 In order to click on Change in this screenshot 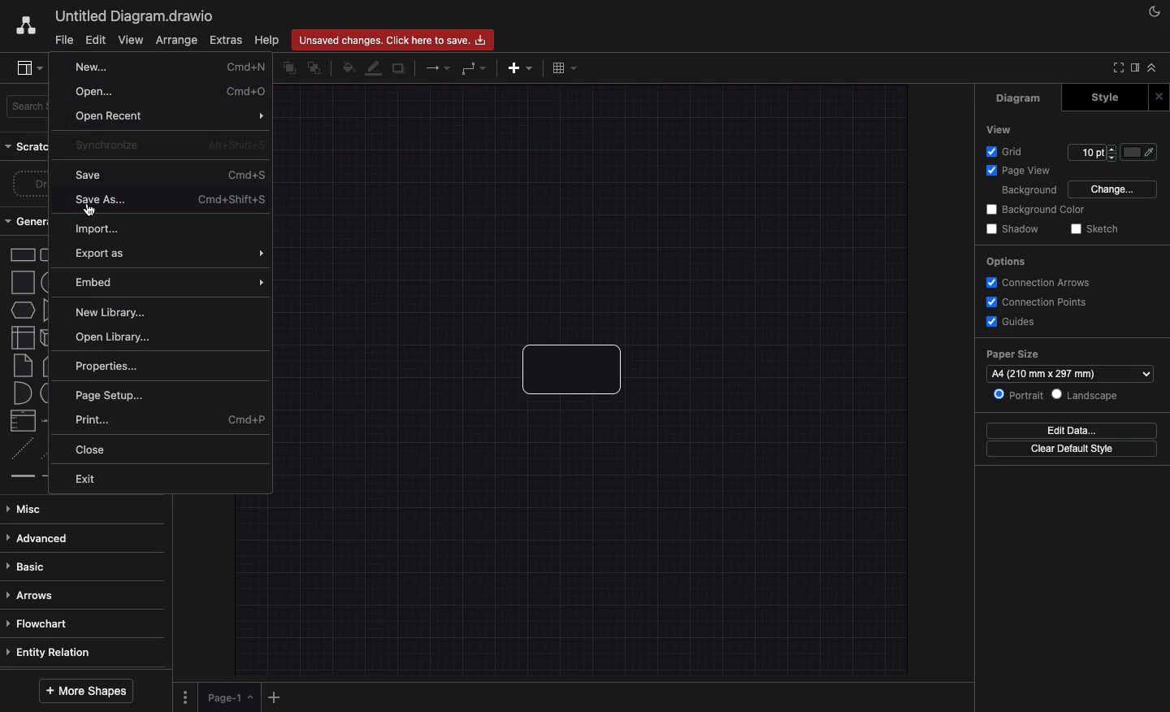, I will do `click(1112, 188)`.